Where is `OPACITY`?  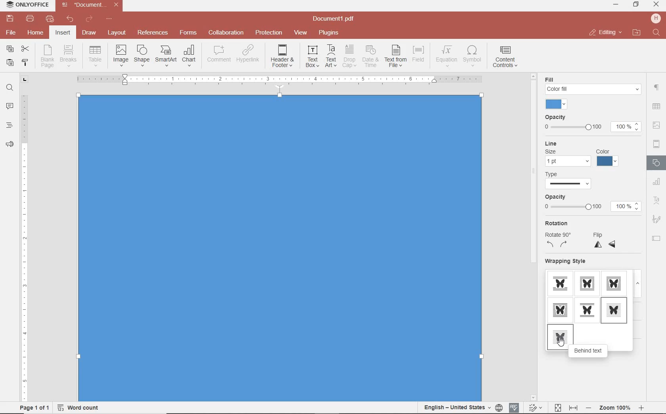
OPACITY is located at coordinates (591, 205).